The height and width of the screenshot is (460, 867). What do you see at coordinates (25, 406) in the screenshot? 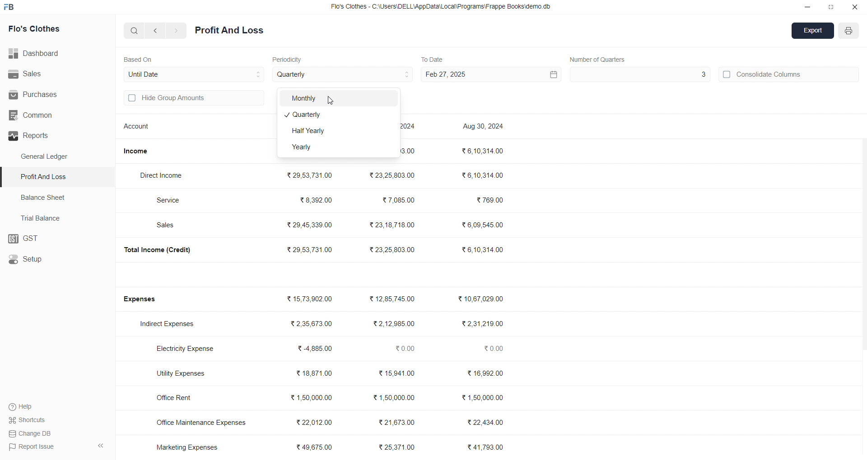
I see `Help` at bounding box center [25, 406].